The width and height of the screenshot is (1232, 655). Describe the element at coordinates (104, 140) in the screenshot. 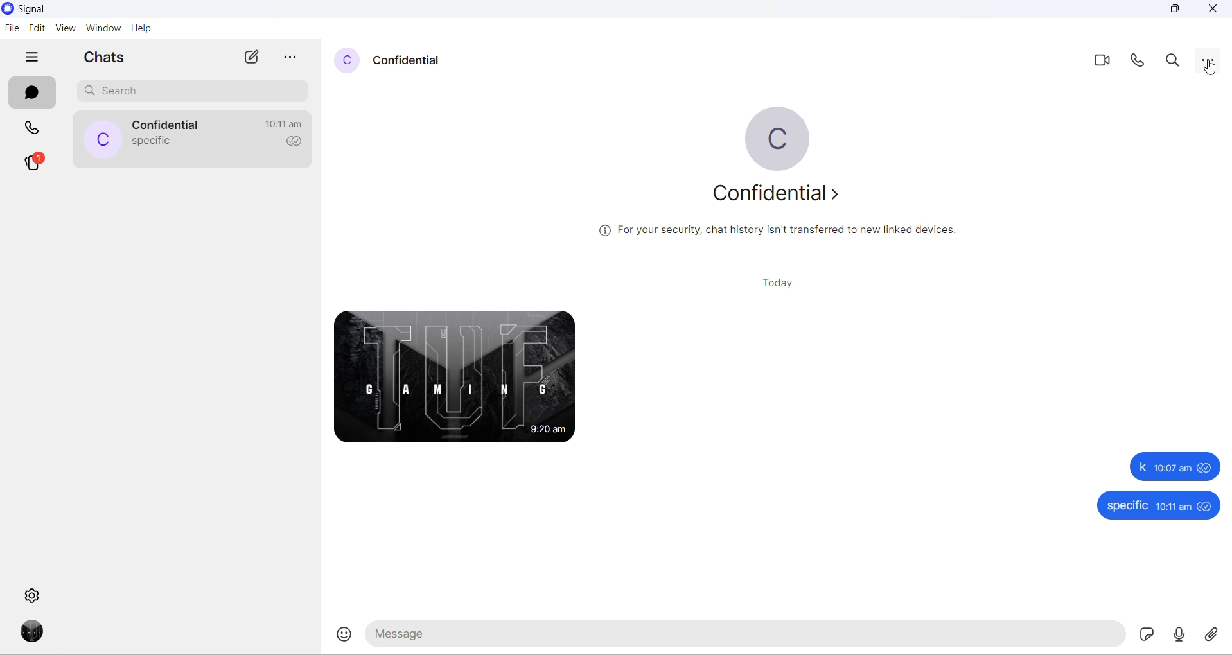

I see `profile picture` at that location.